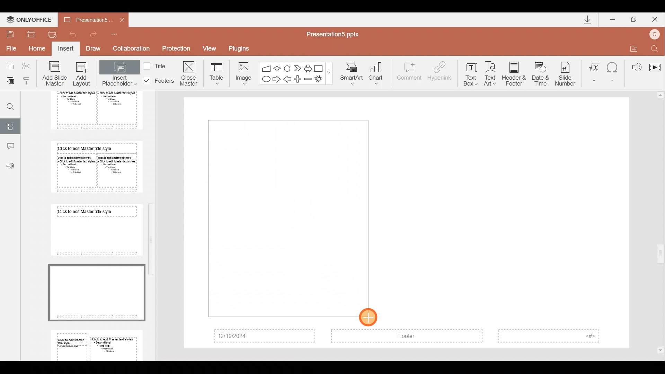 The height and width of the screenshot is (374, 665). I want to click on Symbol, so click(613, 71).